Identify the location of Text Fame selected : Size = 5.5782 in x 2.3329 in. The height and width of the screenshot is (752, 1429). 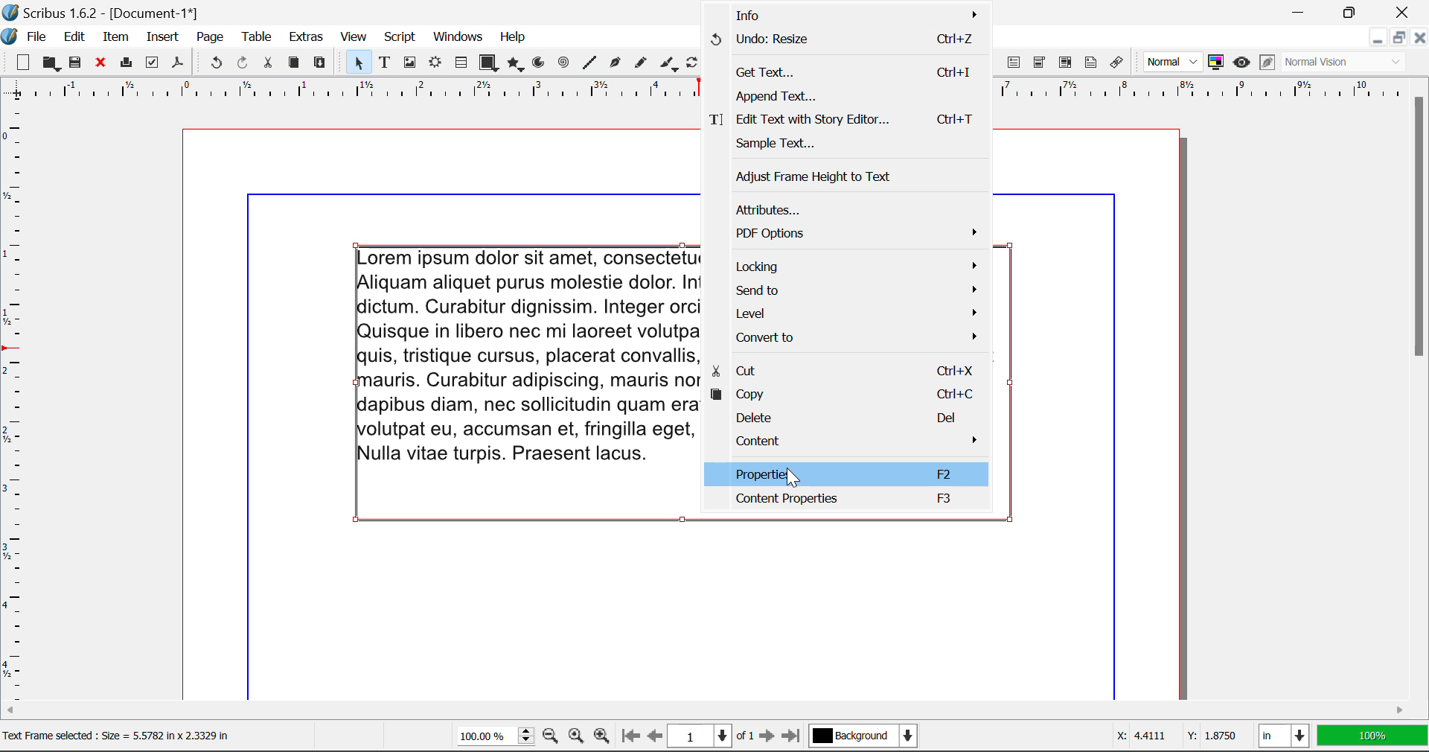
(119, 736).